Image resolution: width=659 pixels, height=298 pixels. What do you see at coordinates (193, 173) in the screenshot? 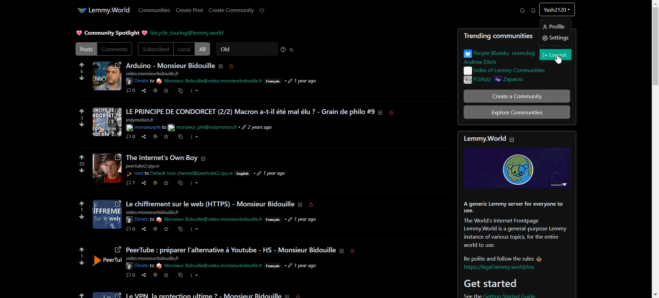
I see `hyperlink` at bounding box center [193, 173].